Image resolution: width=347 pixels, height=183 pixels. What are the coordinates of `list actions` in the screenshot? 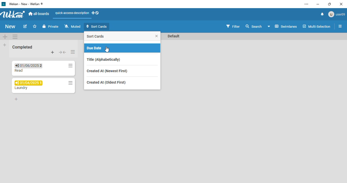 It's located at (69, 83).